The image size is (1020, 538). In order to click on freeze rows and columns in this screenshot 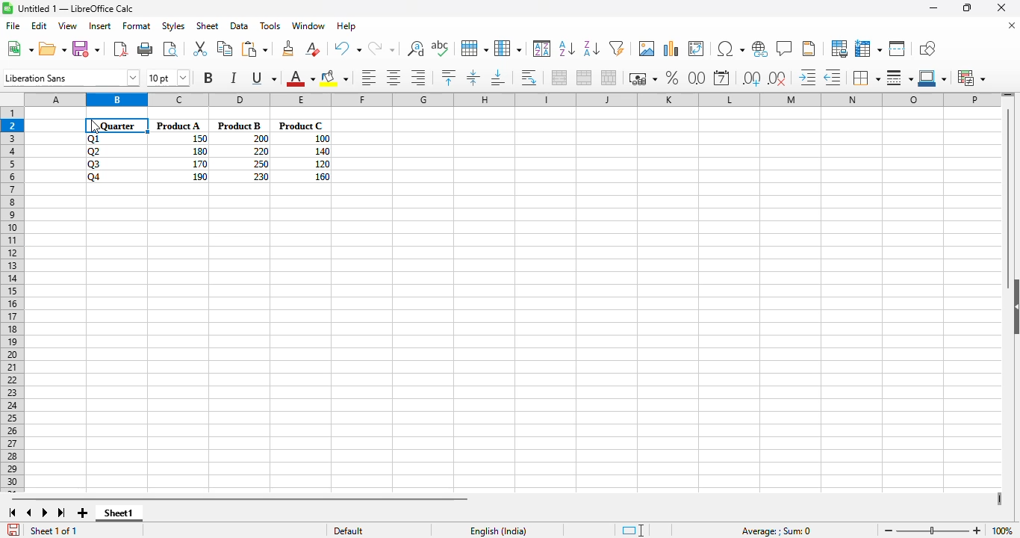, I will do `click(868, 49)`.